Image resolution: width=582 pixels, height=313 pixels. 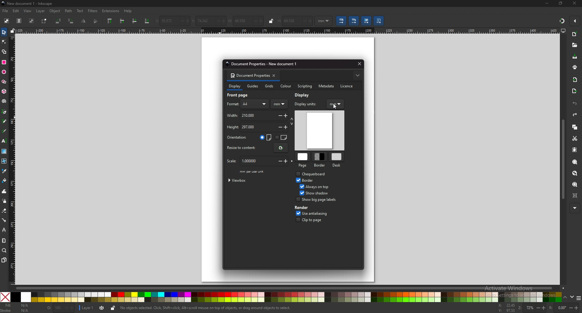 I want to click on dropper, so click(x=5, y=171).